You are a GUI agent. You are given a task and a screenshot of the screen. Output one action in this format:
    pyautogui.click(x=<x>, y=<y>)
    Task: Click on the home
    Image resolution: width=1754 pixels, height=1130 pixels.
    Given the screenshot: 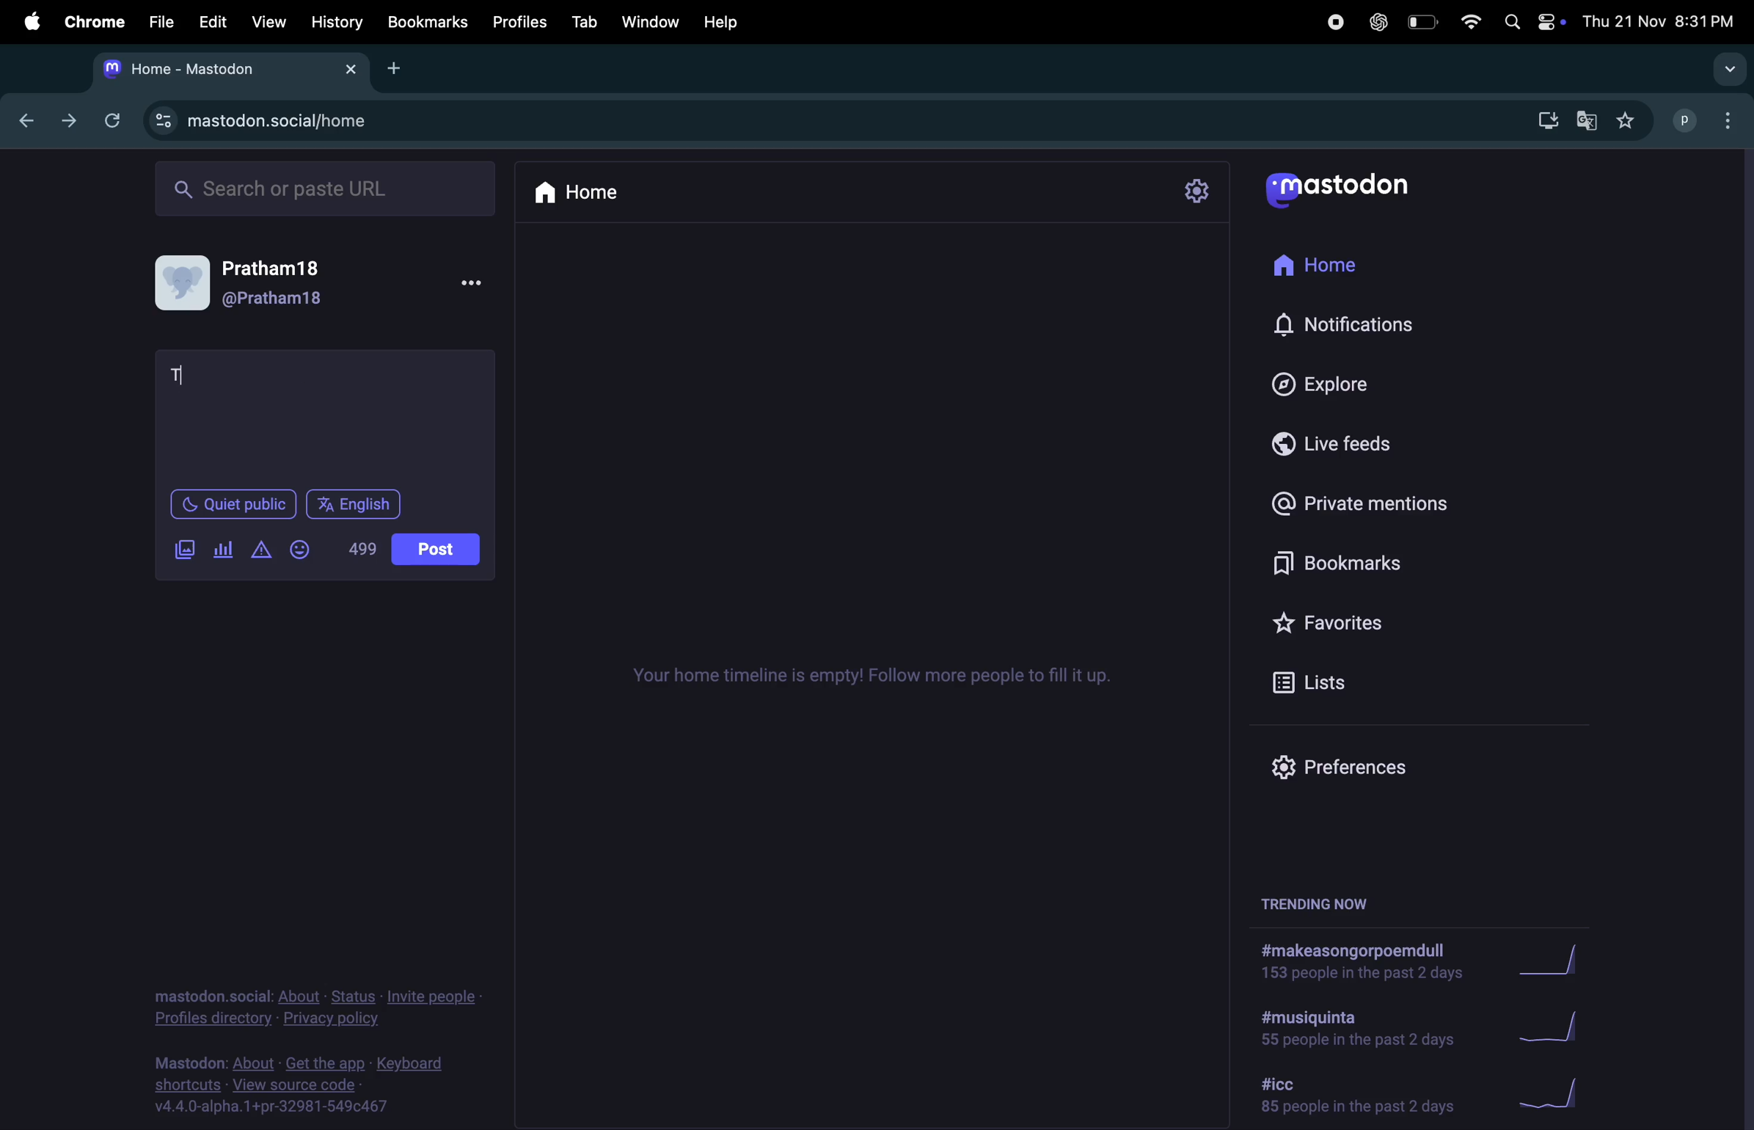 What is the action you would take?
    pyautogui.click(x=616, y=196)
    